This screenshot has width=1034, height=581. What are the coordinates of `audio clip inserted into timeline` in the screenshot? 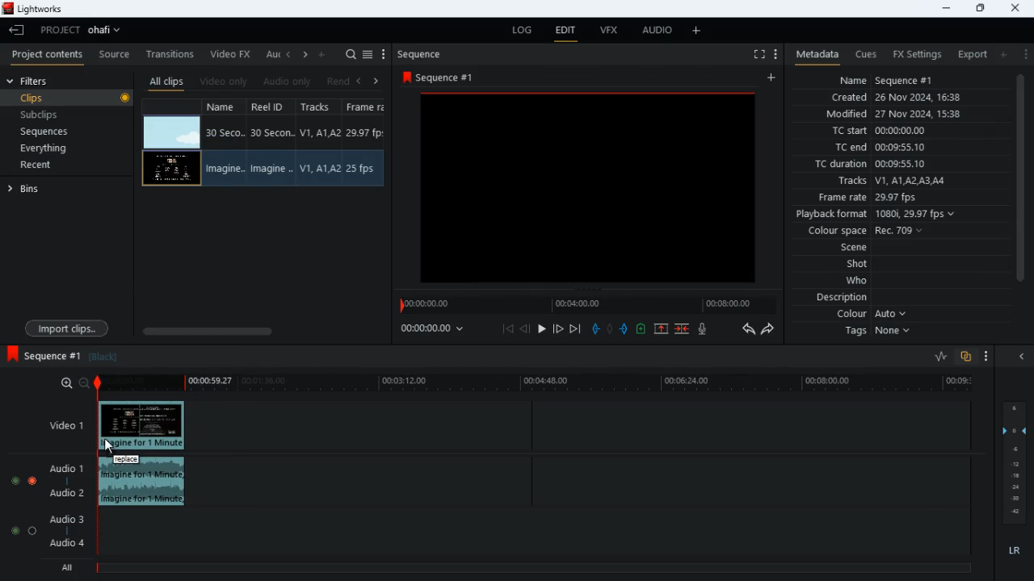 It's located at (145, 483).